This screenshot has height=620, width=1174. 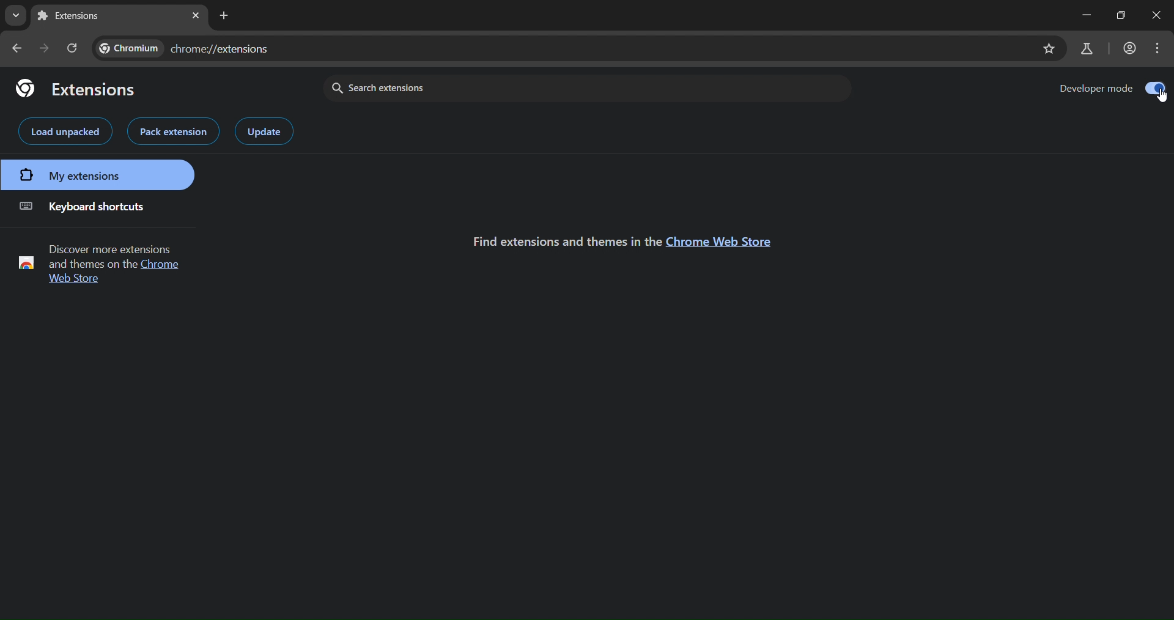 What do you see at coordinates (73, 173) in the screenshot?
I see `my extensions` at bounding box center [73, 173].